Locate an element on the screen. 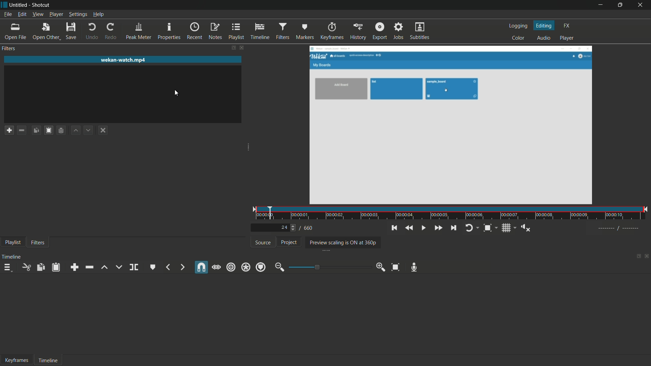  subtitles is located at coordinates (420, 32).